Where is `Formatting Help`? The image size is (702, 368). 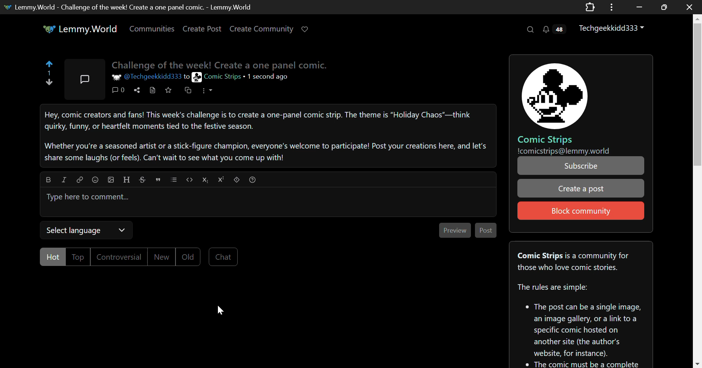
Formatting Help is located at coordinates (254, 180).